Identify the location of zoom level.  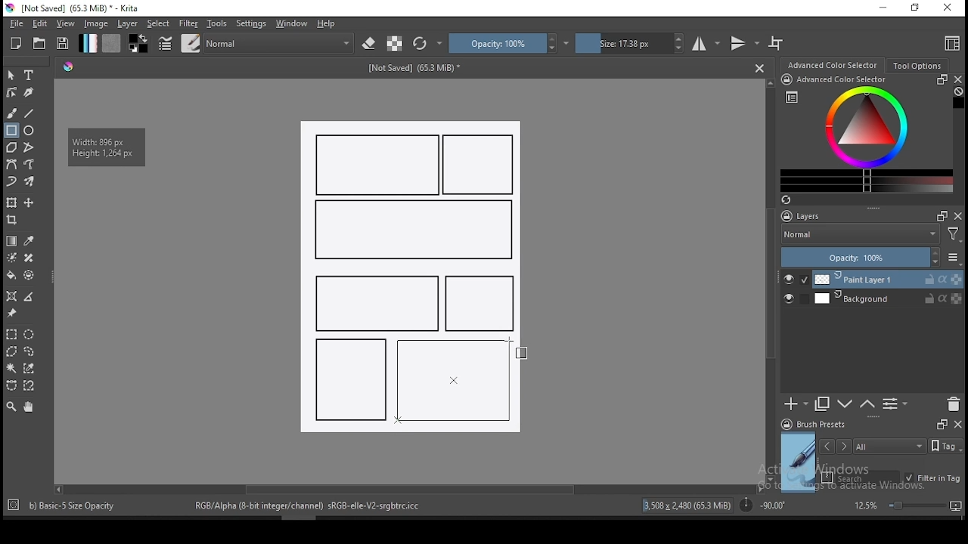
(907, 505).